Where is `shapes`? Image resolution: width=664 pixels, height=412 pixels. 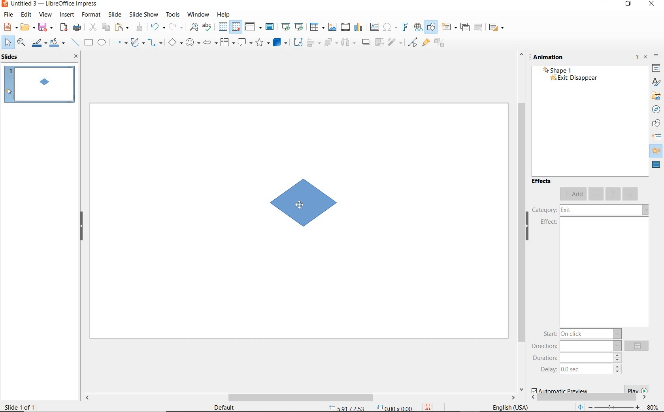 shapes is located at coordinates (655, 123).